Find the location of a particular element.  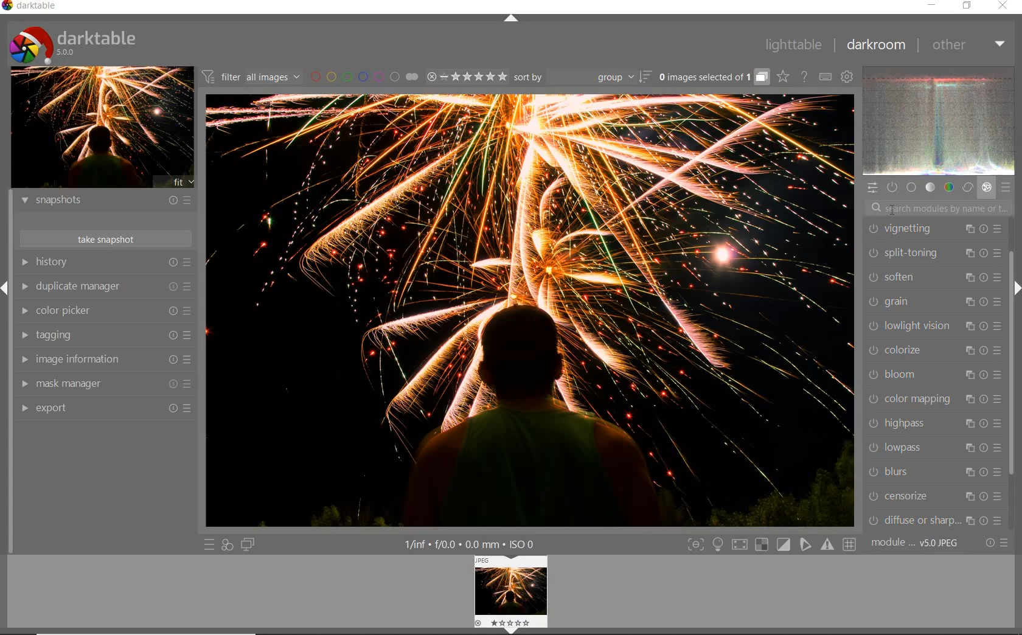

split-toning is located at coordinates (934, 253).